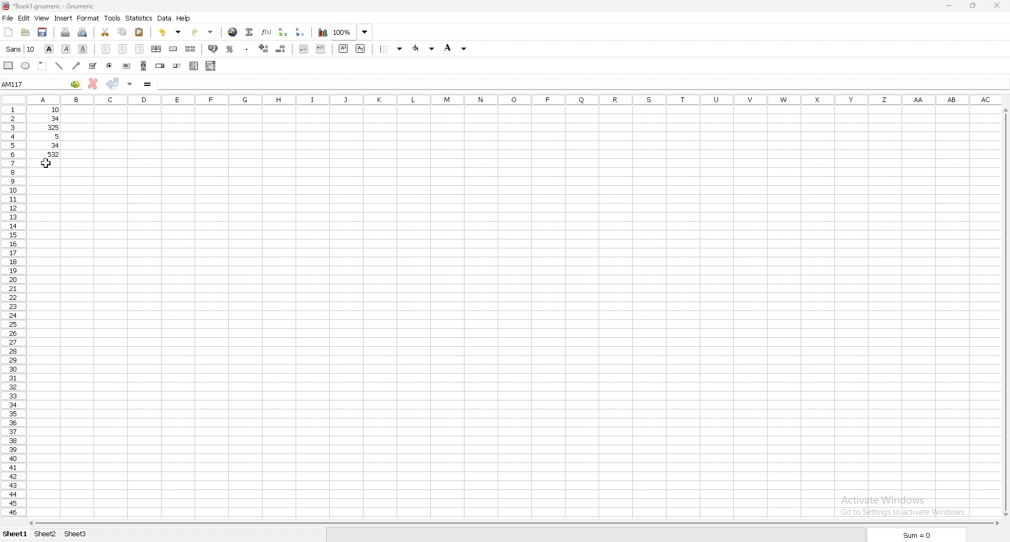  I want to click on ellipse, so click(25, 65).